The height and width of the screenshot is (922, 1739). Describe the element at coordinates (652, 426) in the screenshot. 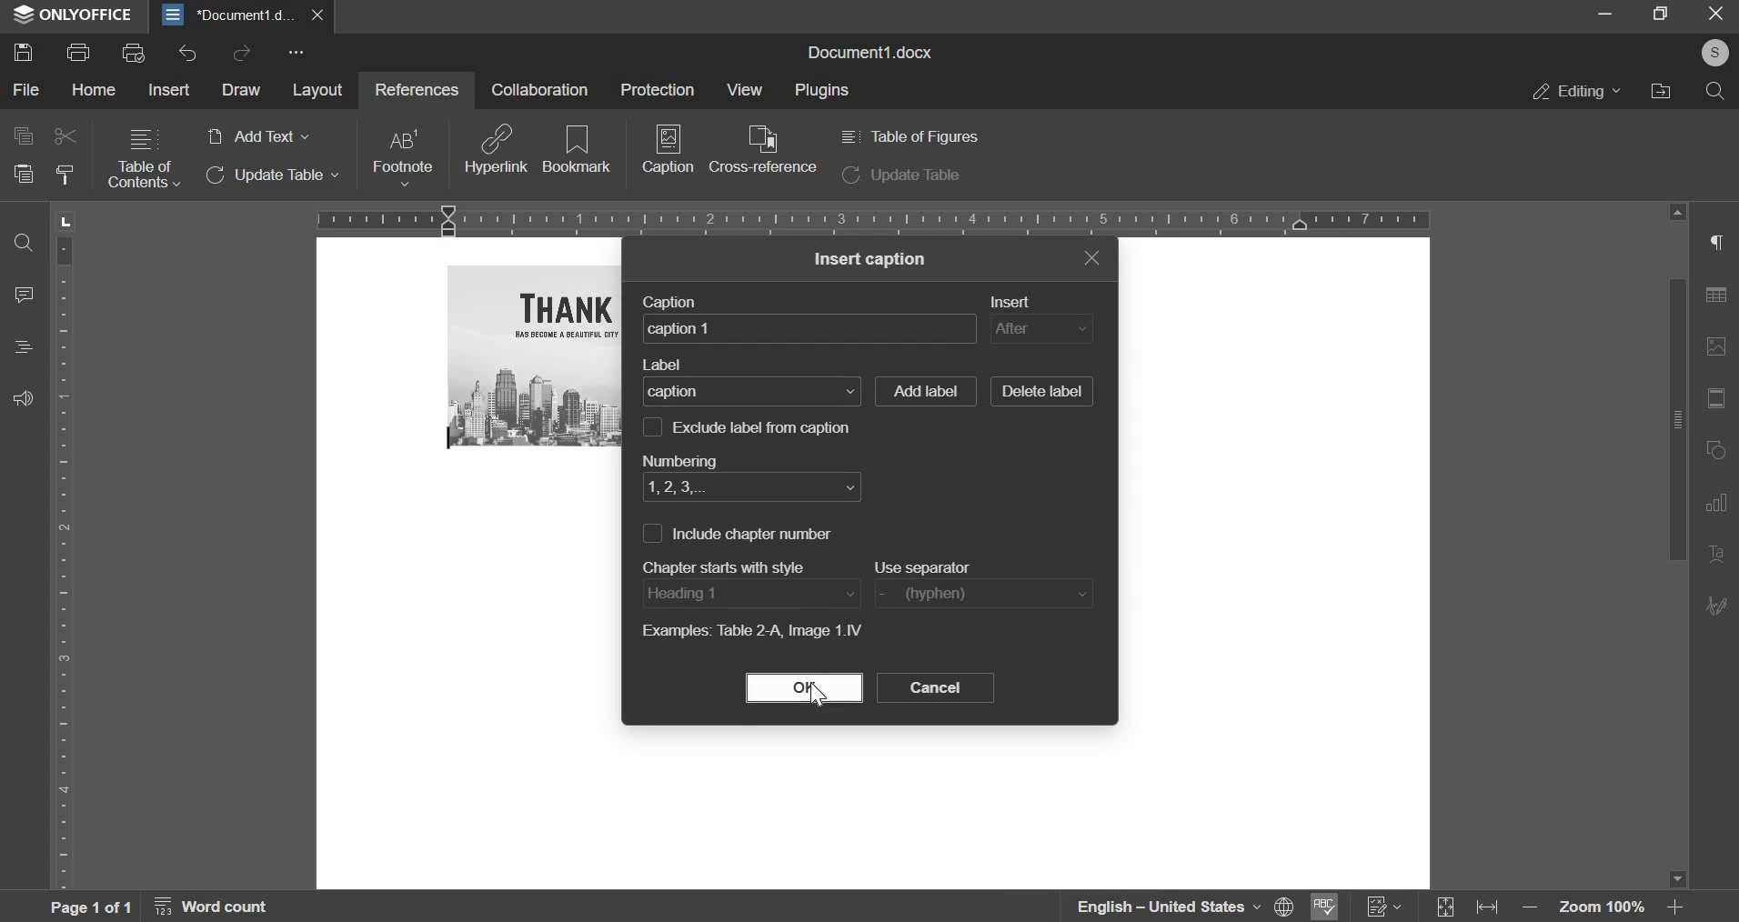

I see `exclude label from caption` at that location.